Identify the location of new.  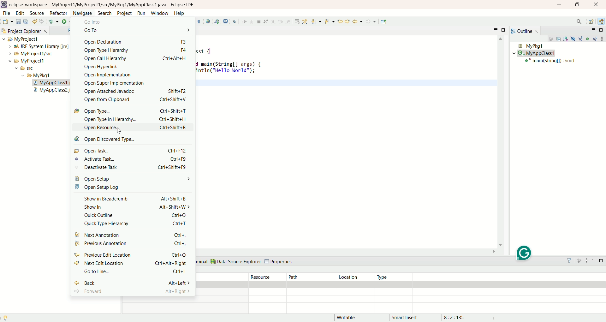
(8, 22).